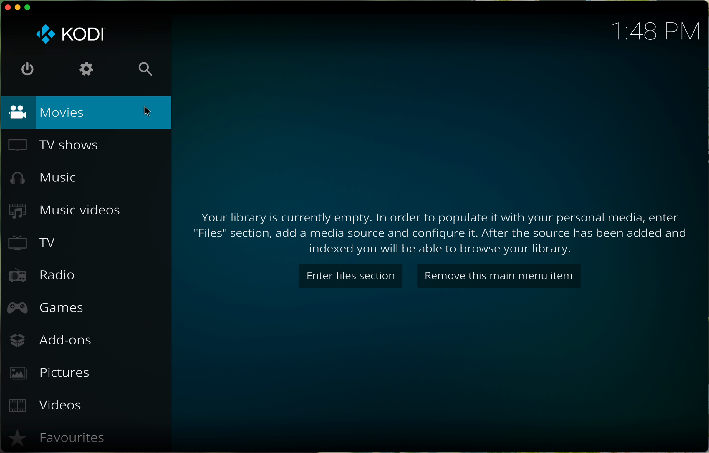 This screenshot has width=709, height=453. What do you see at coordinates (441, 234) in the screenshot?
I see `text` at bounding box center [441, 234].